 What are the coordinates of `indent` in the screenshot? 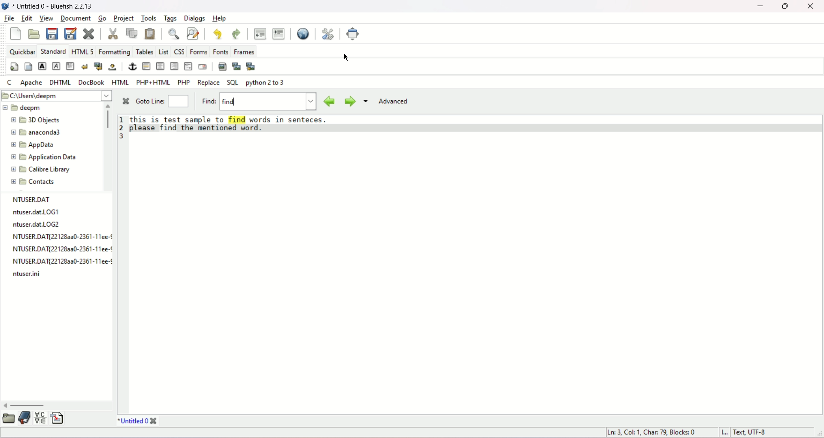 It's located at (279, 34).